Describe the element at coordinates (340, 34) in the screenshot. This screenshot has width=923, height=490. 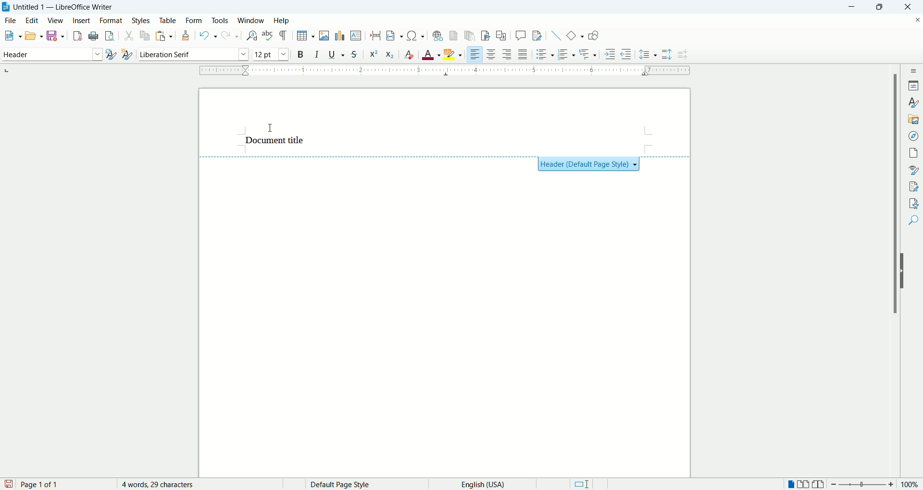
I see `insert chart` at that location.